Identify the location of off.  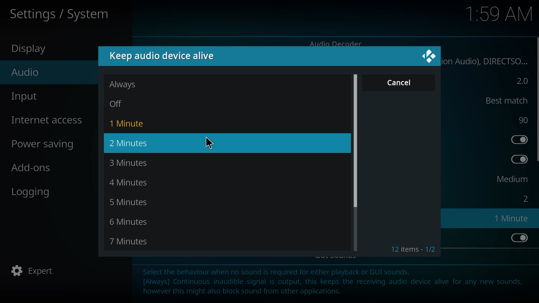
(122, 104).